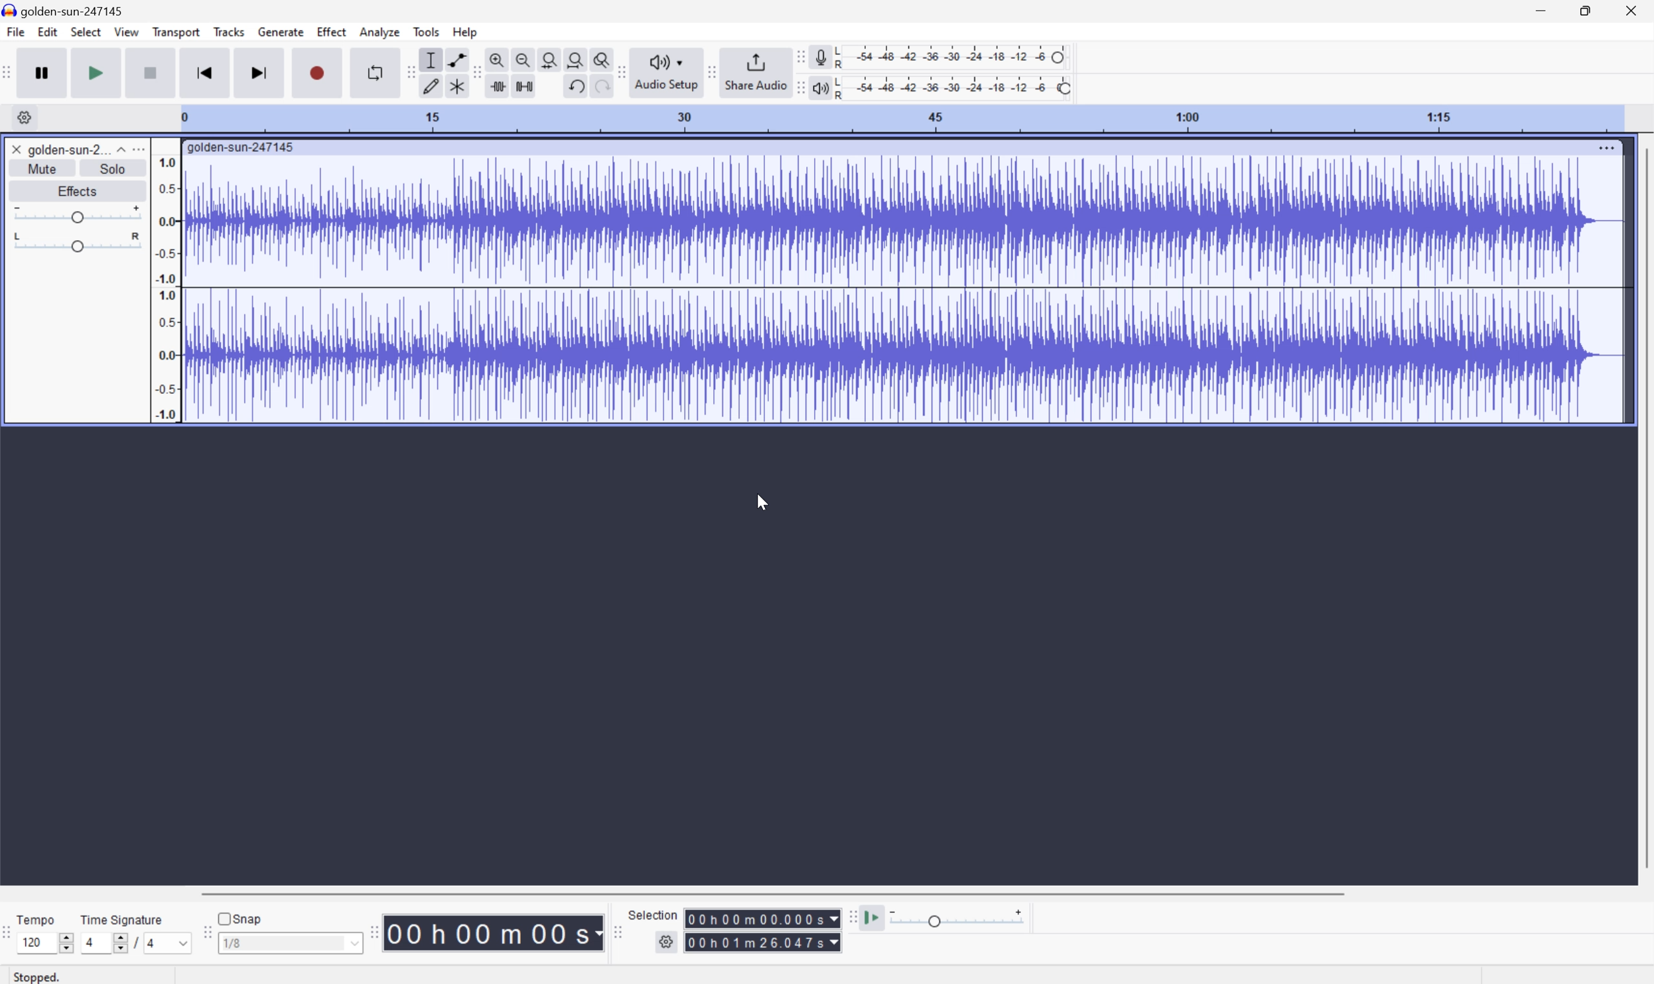 Image resolution: width=1654 pixels, height=984 pixels. Describe the element at coordinates (76, 189) in the screenshot. I see `Effects` at that location.